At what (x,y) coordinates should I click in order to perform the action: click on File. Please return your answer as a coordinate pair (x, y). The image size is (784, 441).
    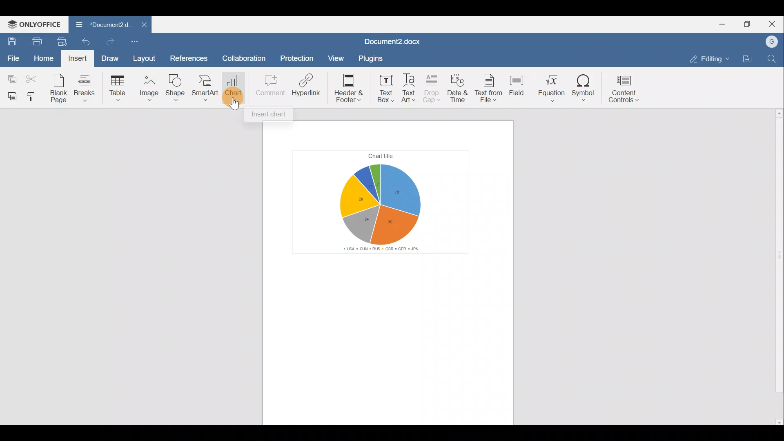
    Looking at the image, I should click on (12, 58).